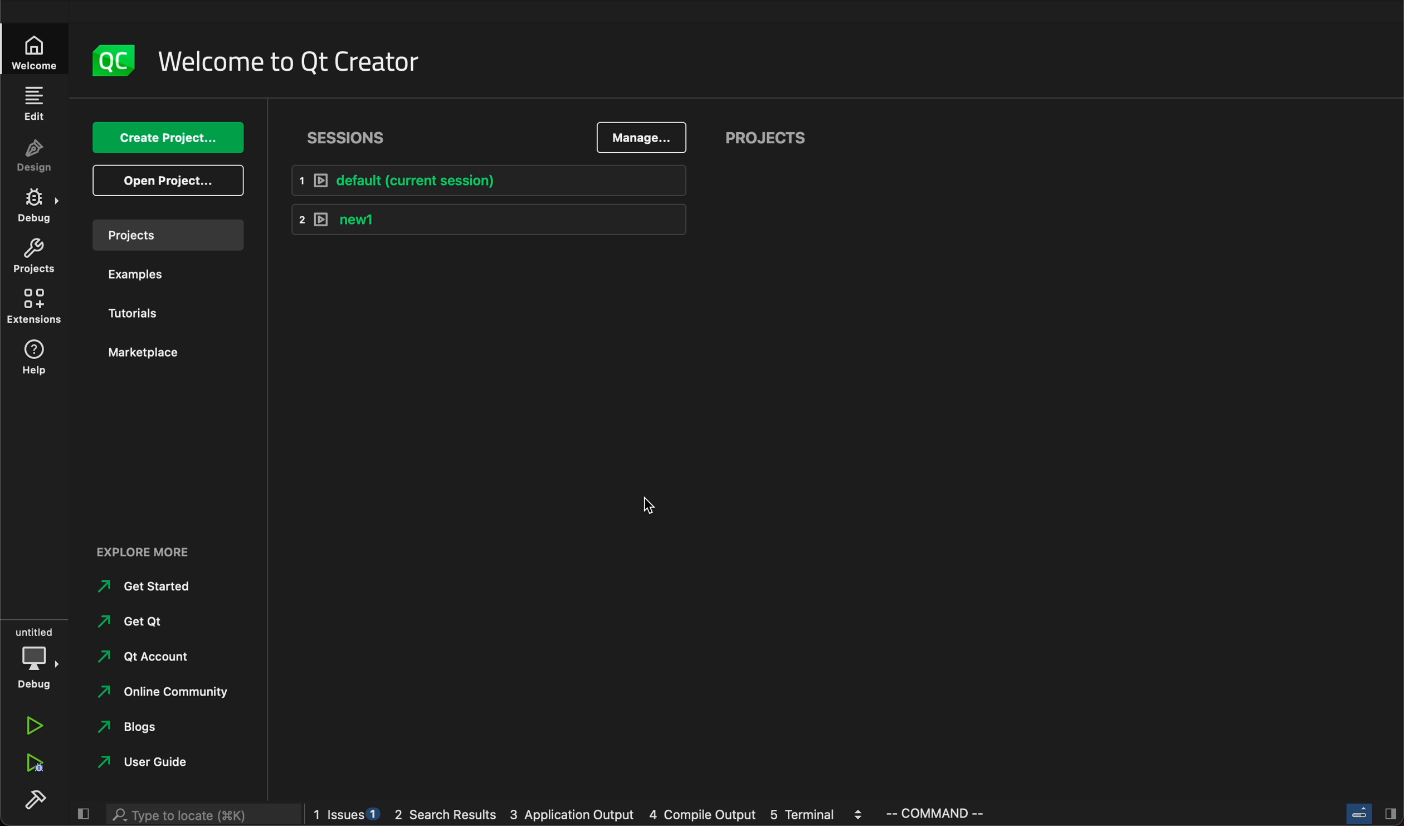 This screenshot has width=1404, height=826. Describe the element at coordinates (170, 695) in the screenshot. I see `community` at that location.